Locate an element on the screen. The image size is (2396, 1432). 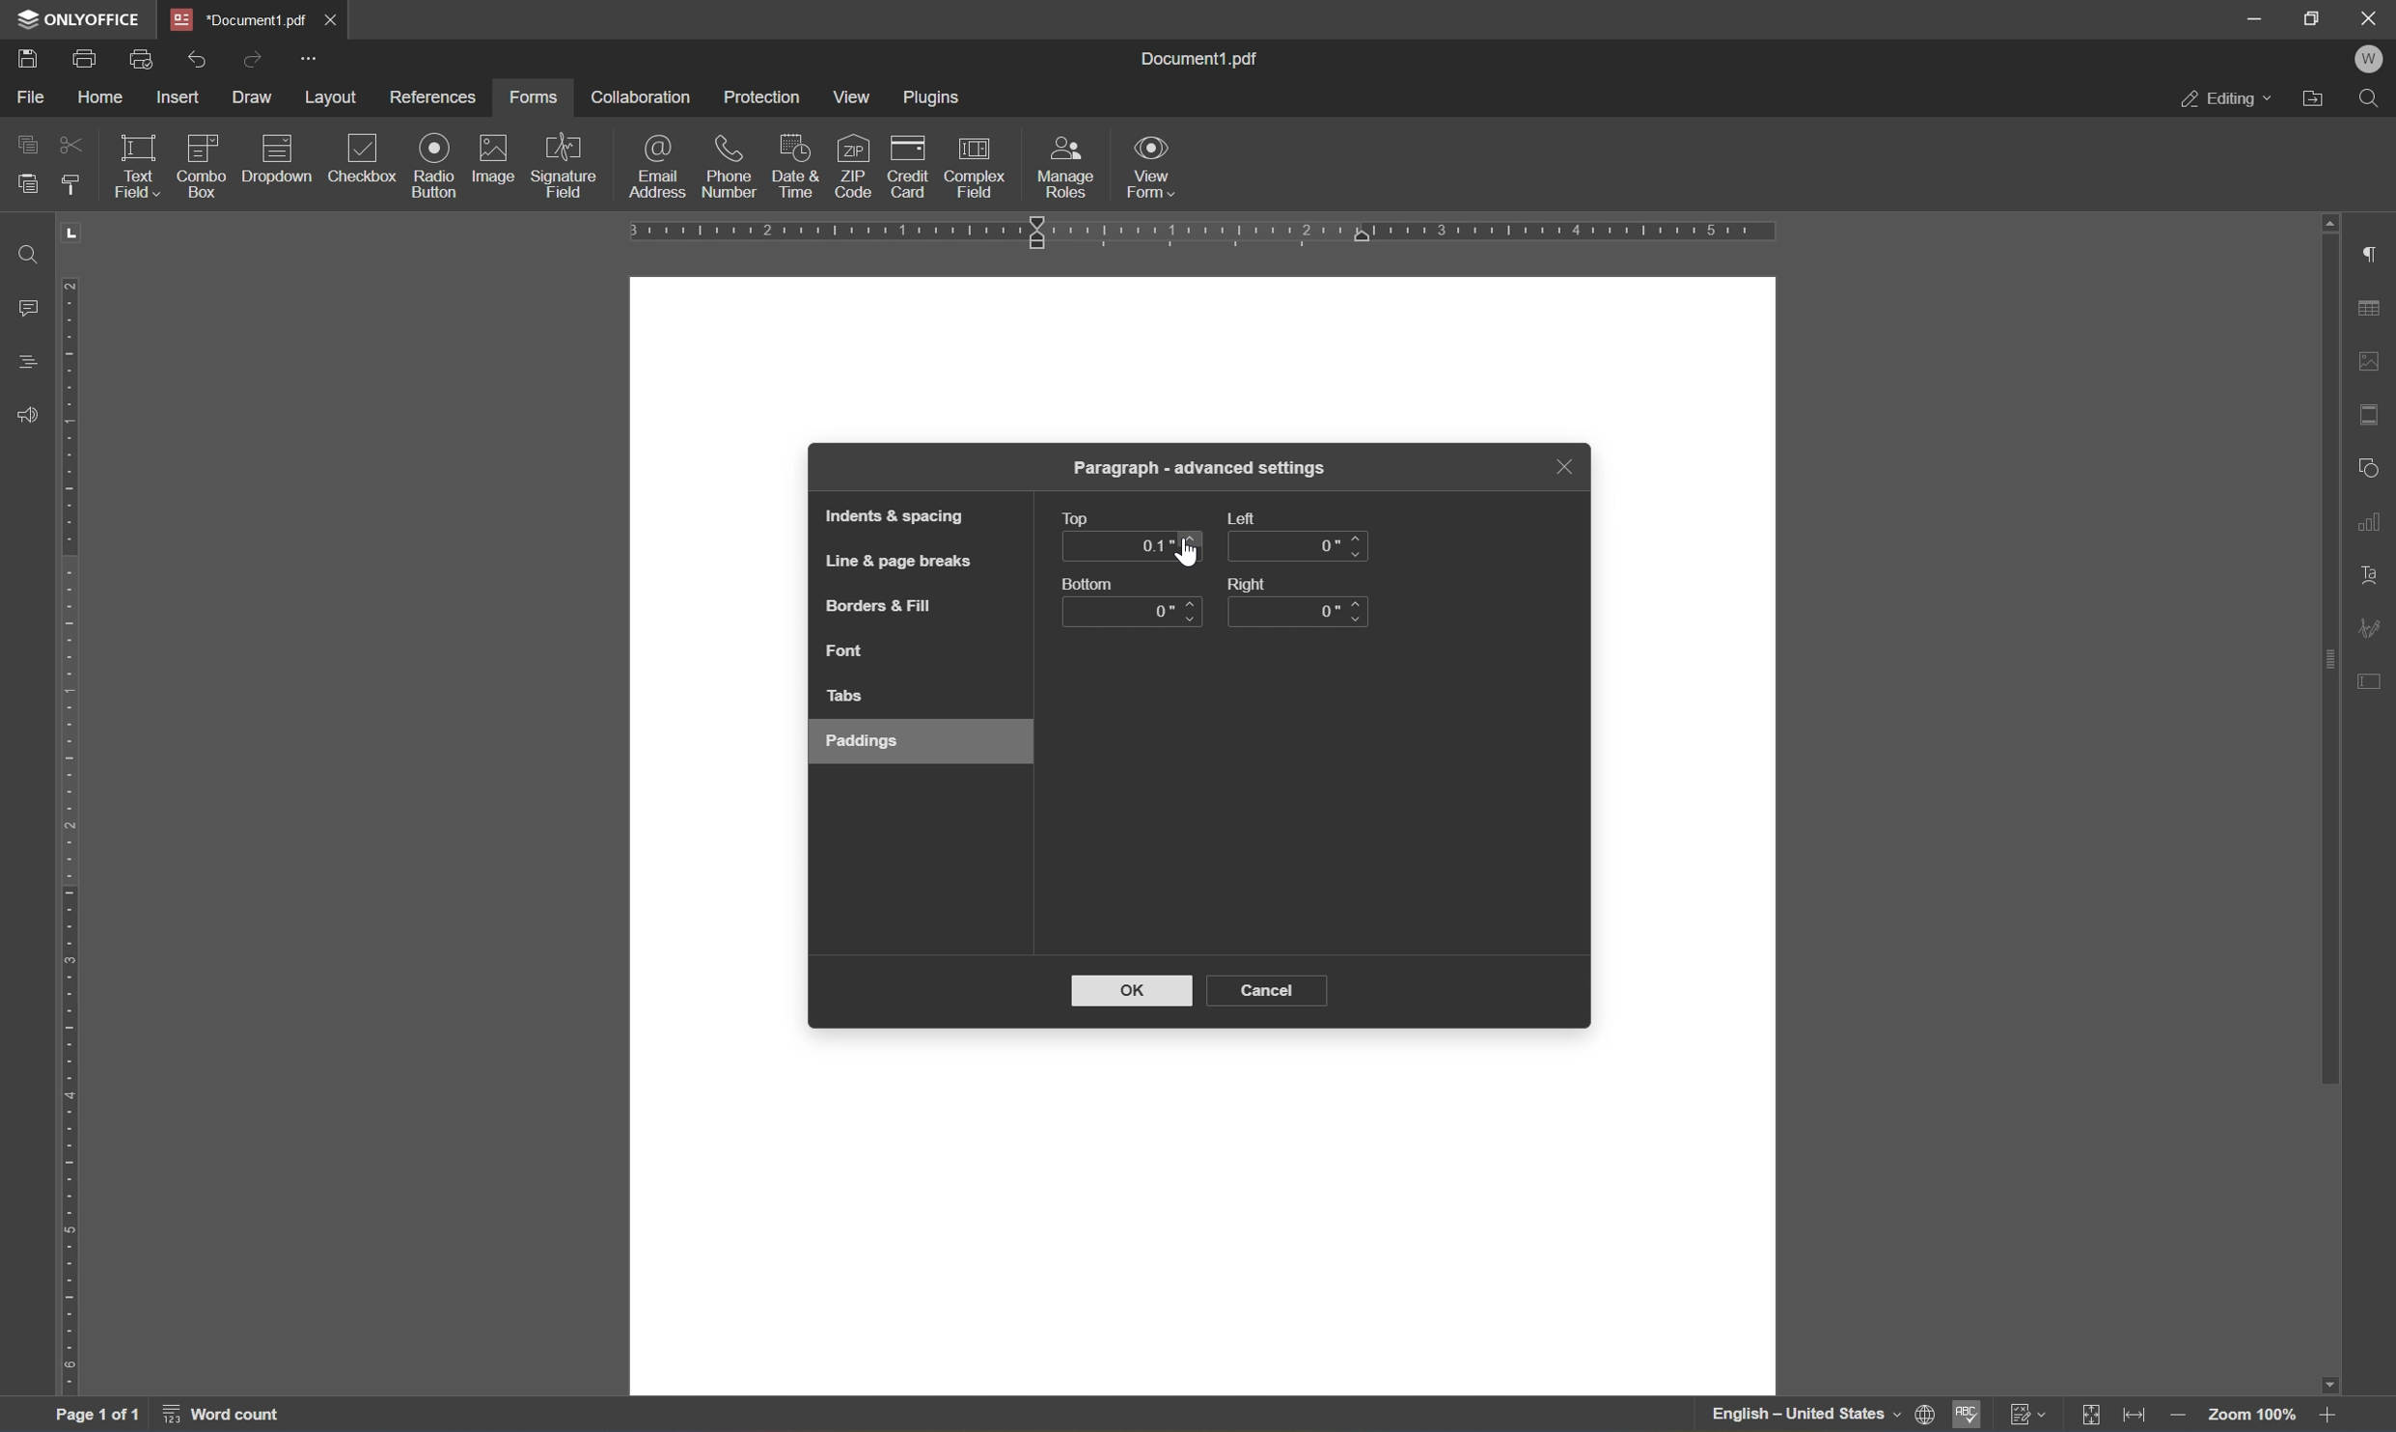
layout is located at coordinates (331, 96).